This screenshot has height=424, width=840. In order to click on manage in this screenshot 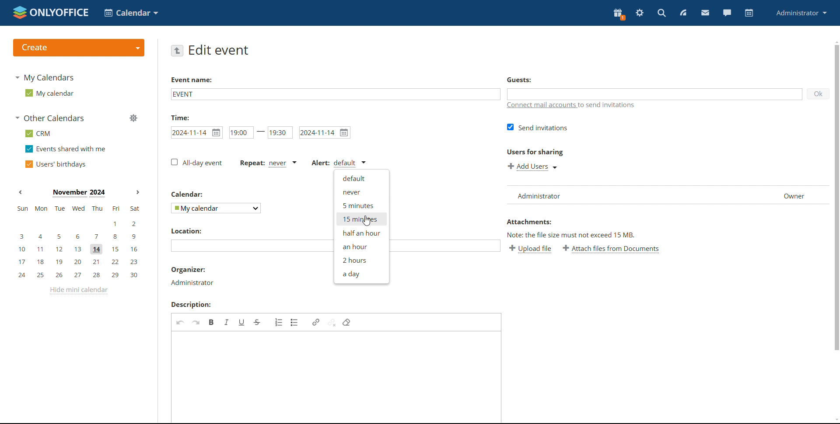, I will do `click(133, 118)`.